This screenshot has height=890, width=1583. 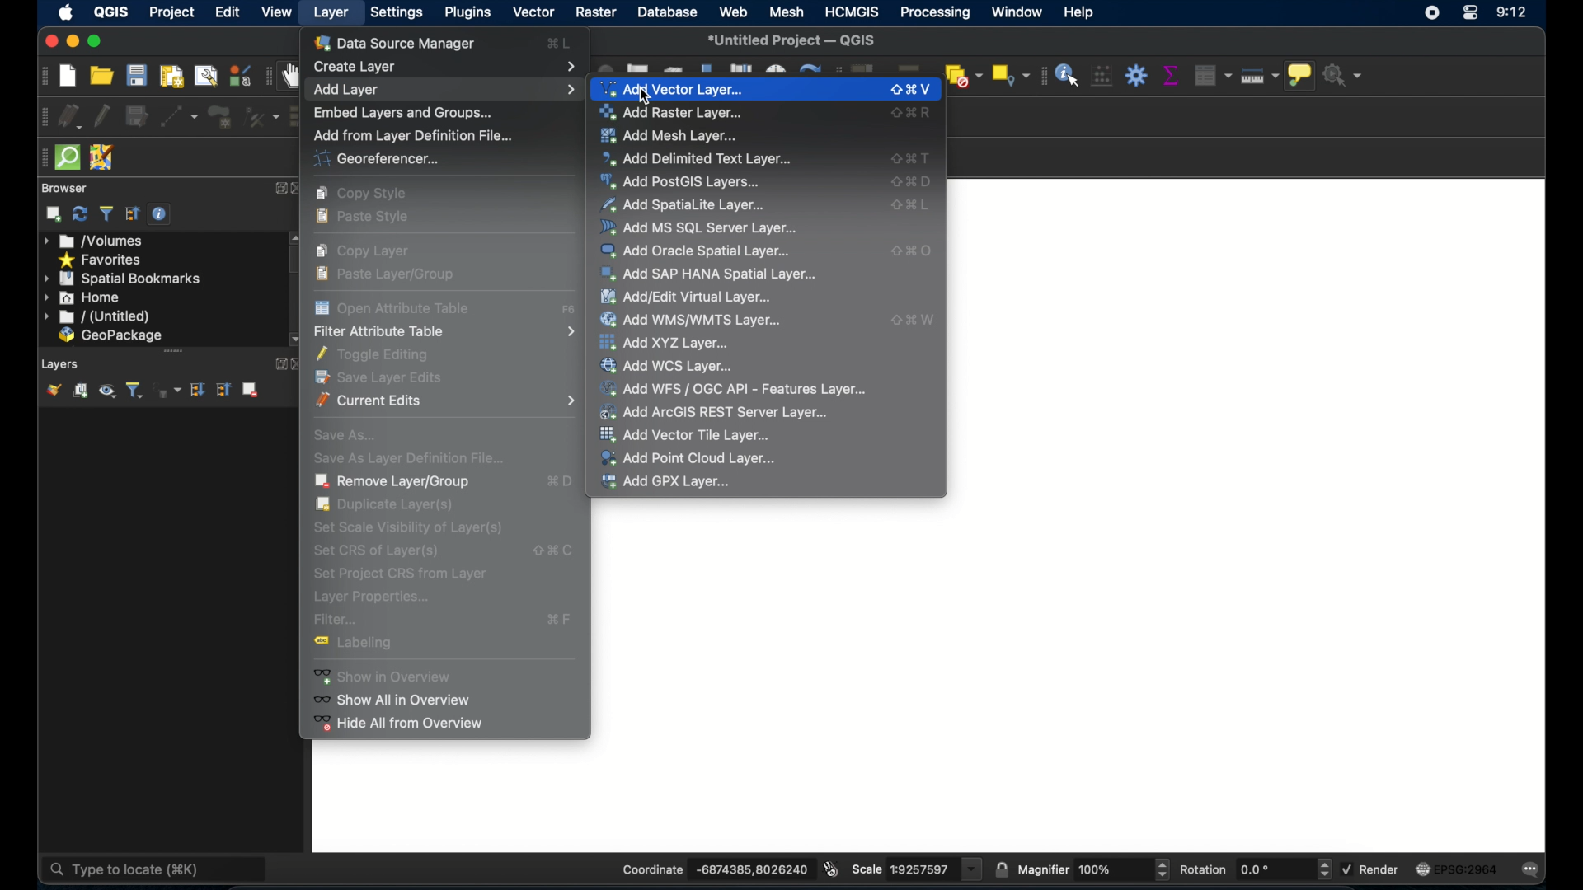 I want to click on Add/Edit Virtual Layer..., so click(x=771, y=295).